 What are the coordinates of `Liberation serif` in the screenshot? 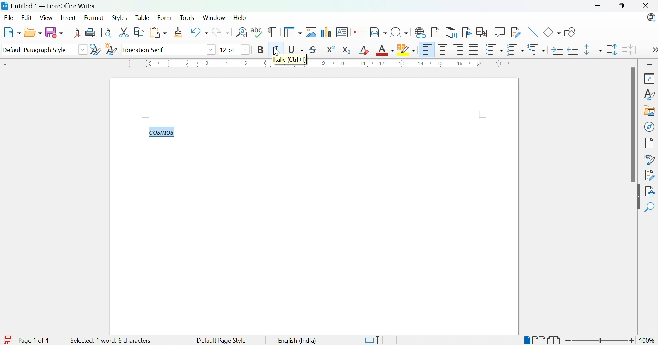 It's located at (144, 50).